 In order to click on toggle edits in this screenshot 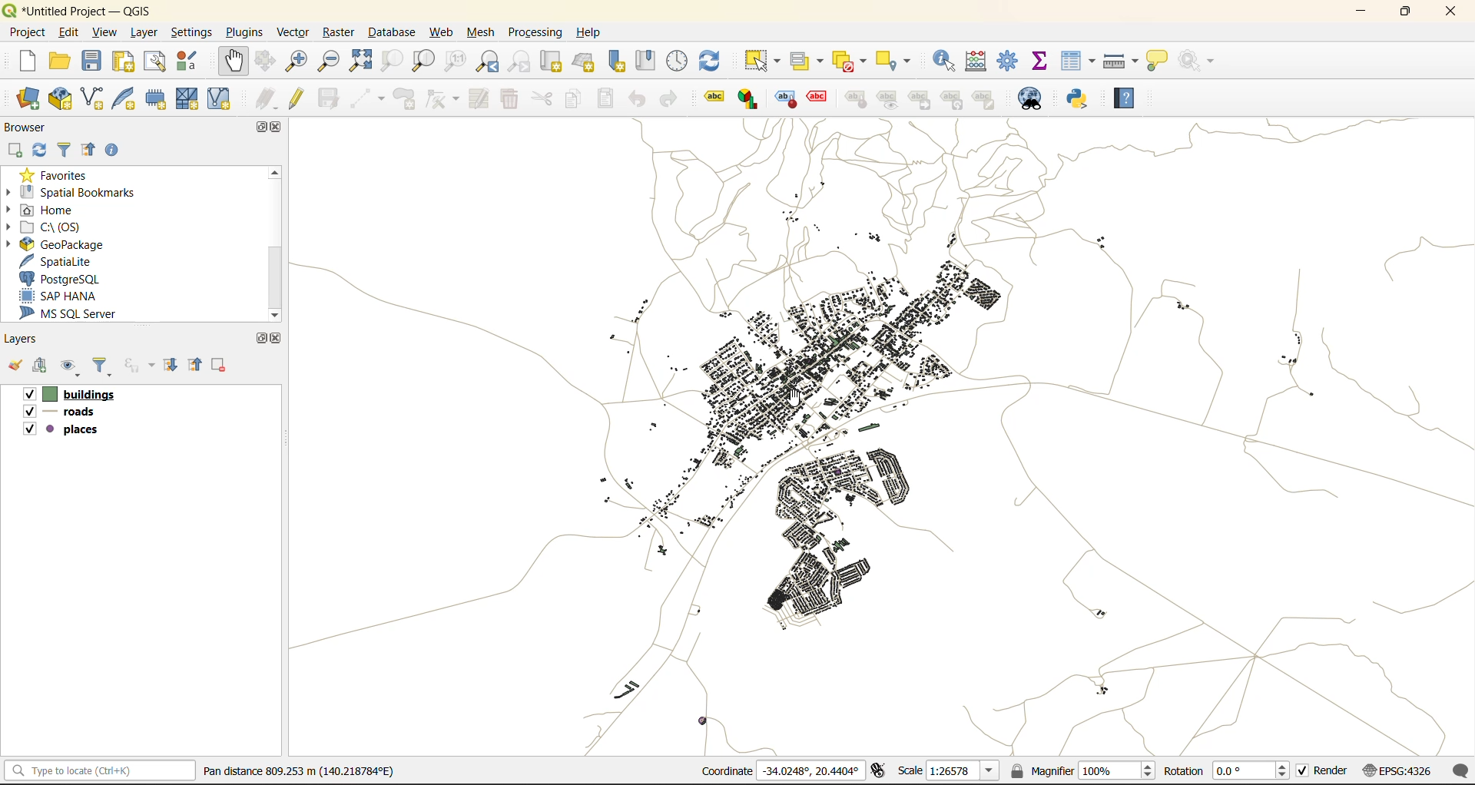, I will do `click(298, 95)`.